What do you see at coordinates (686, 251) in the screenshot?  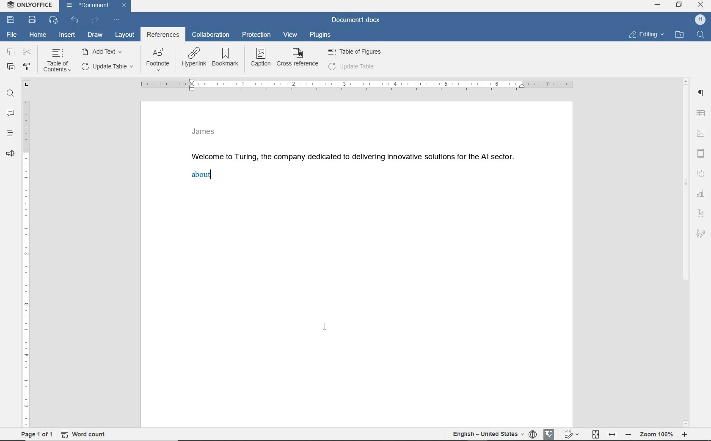 I see `scrollbar` at bounding box center [686, 251].